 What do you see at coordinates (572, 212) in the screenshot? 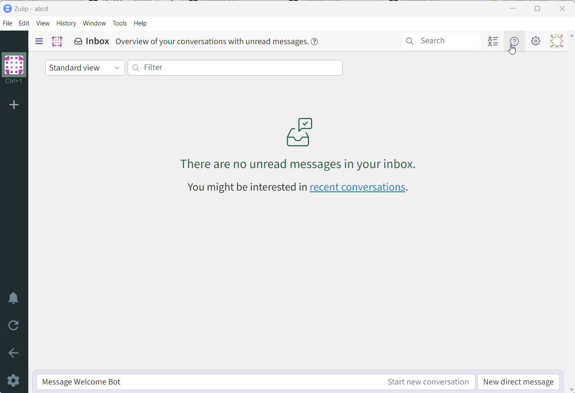
I see `Vertical Scroll Bar` at bounding box center [572, 212].